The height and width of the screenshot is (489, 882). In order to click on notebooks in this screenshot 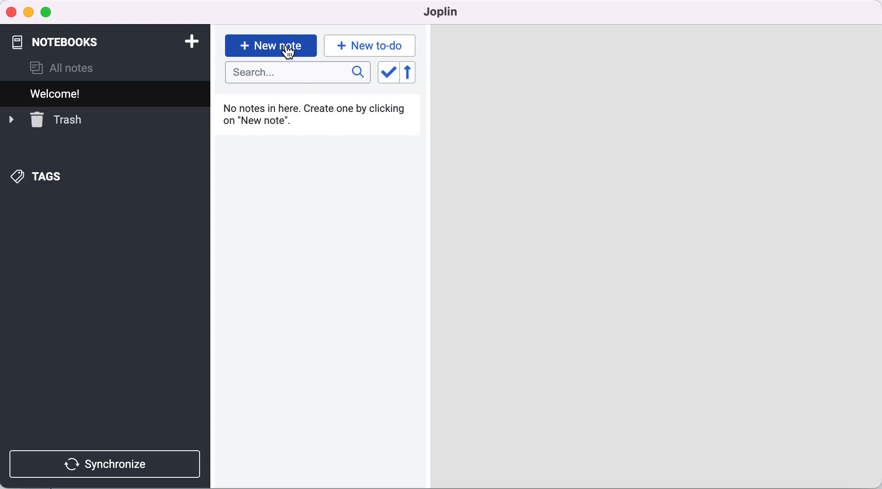, I will do `click(69, 38)`.